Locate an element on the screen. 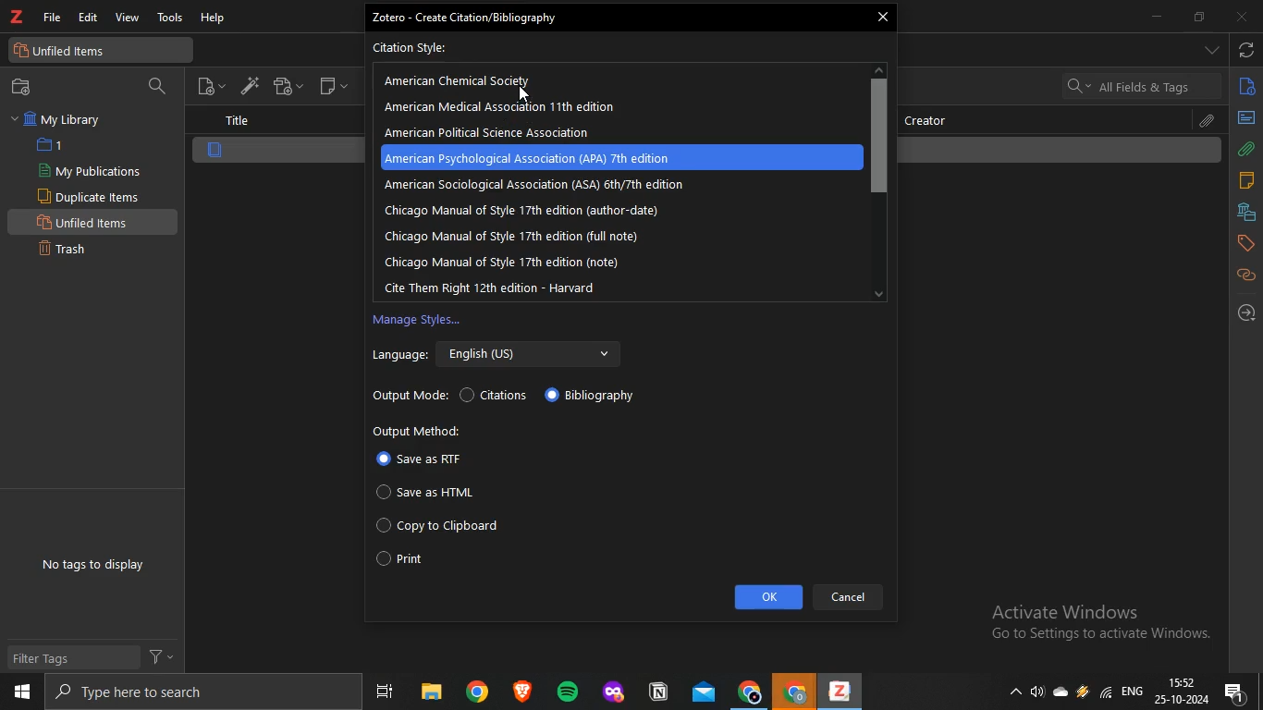 The image size is (1263, 710). sync with zotero.org is located at coordinates (1247, 48).